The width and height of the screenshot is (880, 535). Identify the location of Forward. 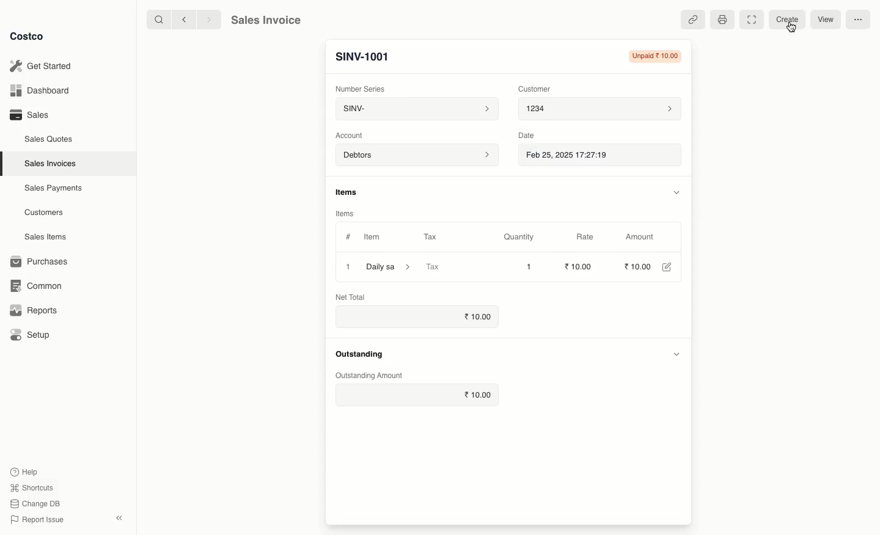
(208, 20).